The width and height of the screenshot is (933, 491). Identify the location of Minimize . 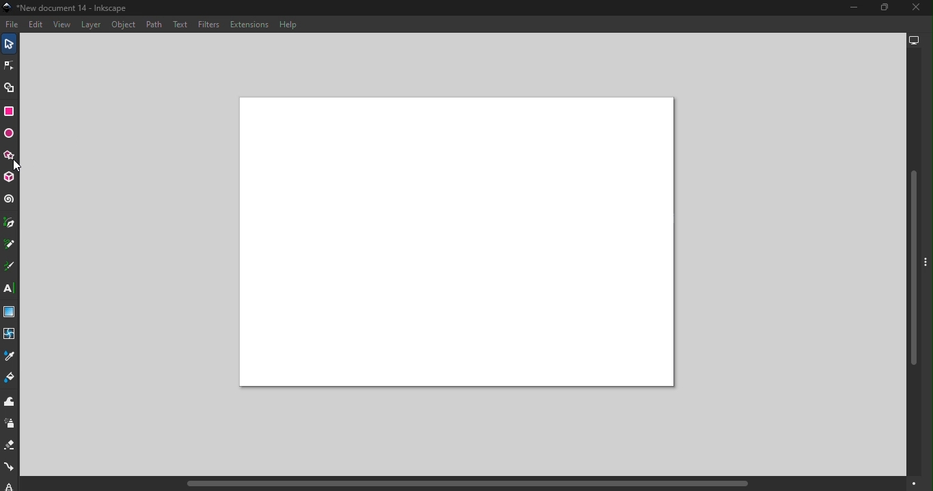
(848, 8).